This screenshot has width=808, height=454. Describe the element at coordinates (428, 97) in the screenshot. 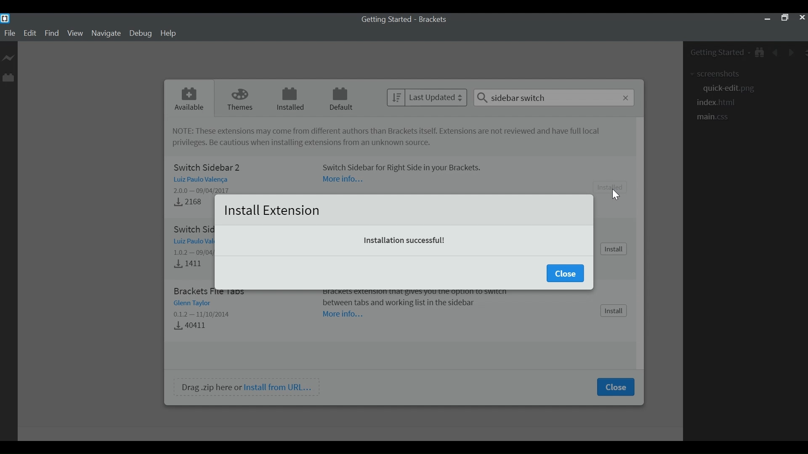

I see `last Updated` at that location.